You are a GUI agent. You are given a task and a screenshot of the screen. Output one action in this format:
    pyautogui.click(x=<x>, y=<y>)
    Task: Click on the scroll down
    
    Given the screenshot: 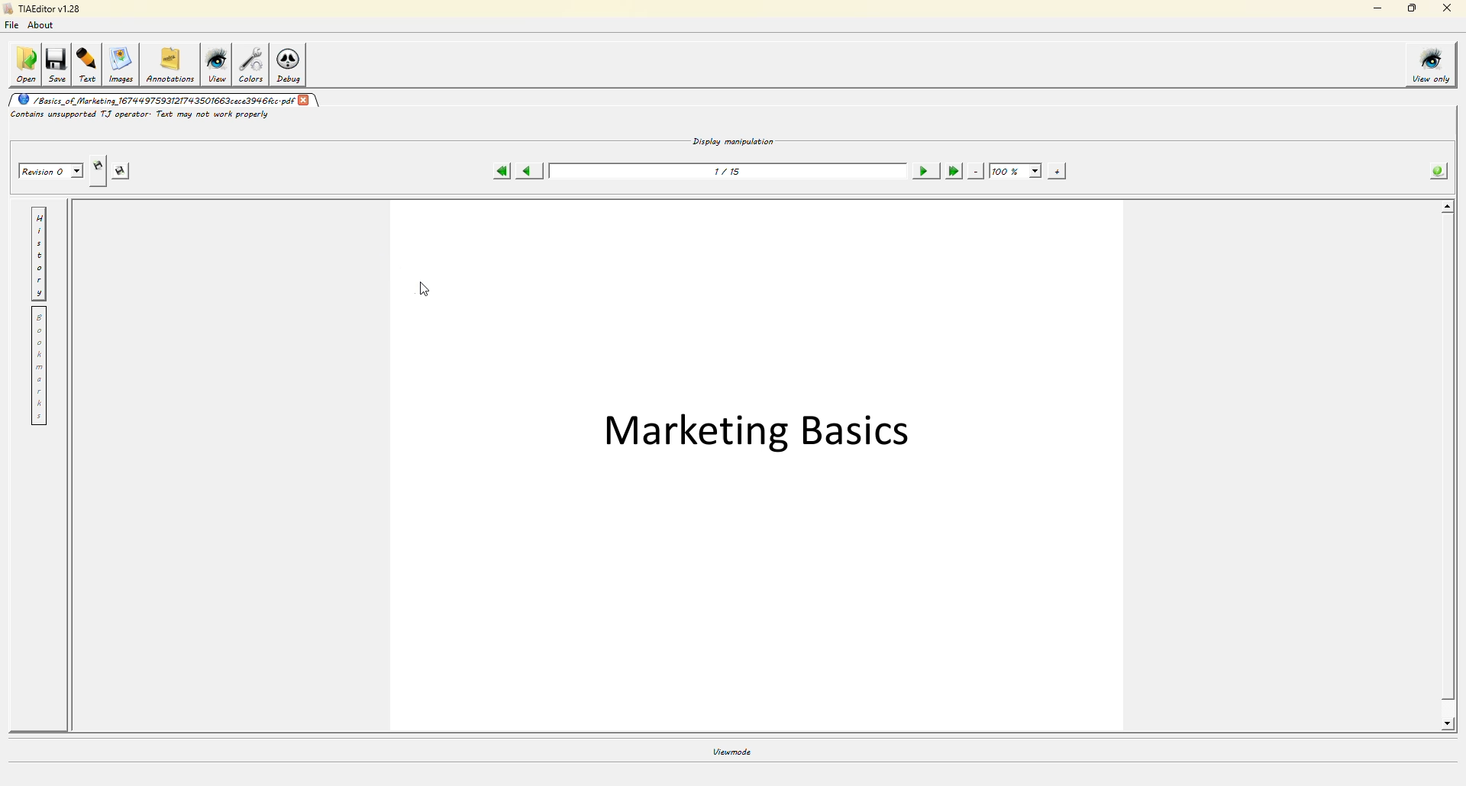 What is the action you would take?
    pyautogui.click(x=1450, y=724)
    